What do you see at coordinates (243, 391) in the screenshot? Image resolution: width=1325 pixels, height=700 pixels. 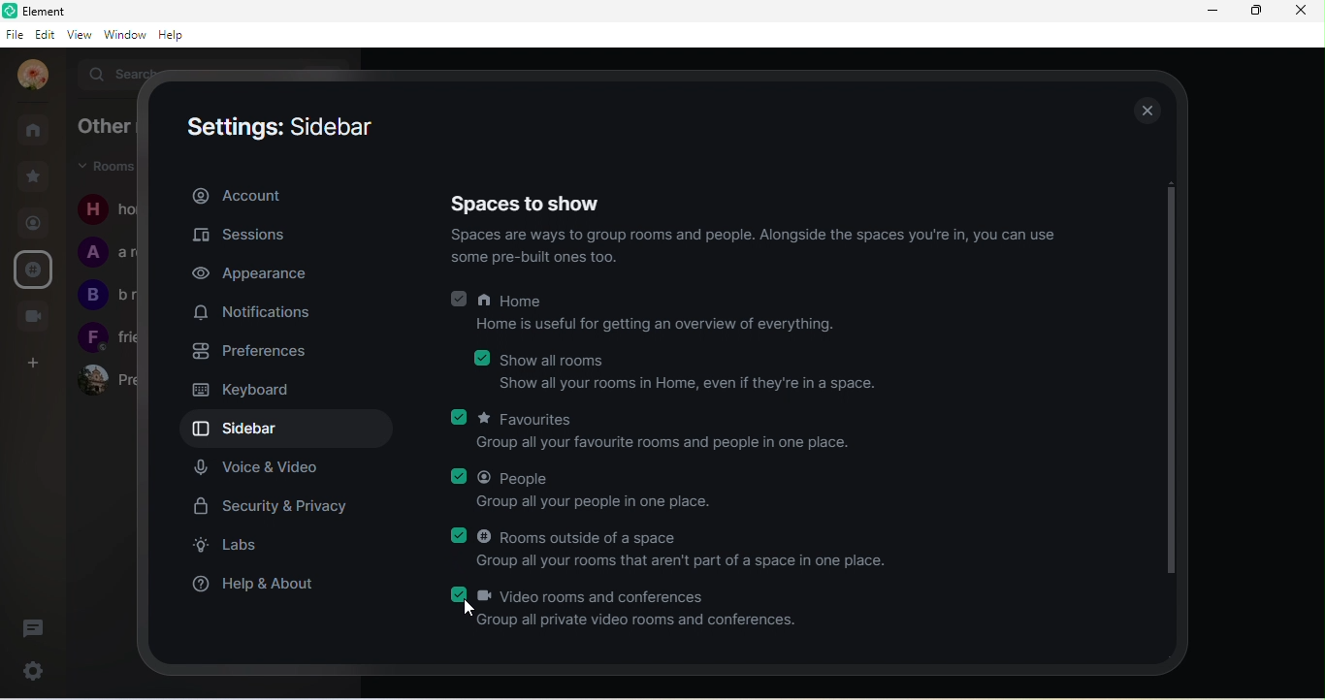 I see `keyboard` at bounding box center [243, 391].